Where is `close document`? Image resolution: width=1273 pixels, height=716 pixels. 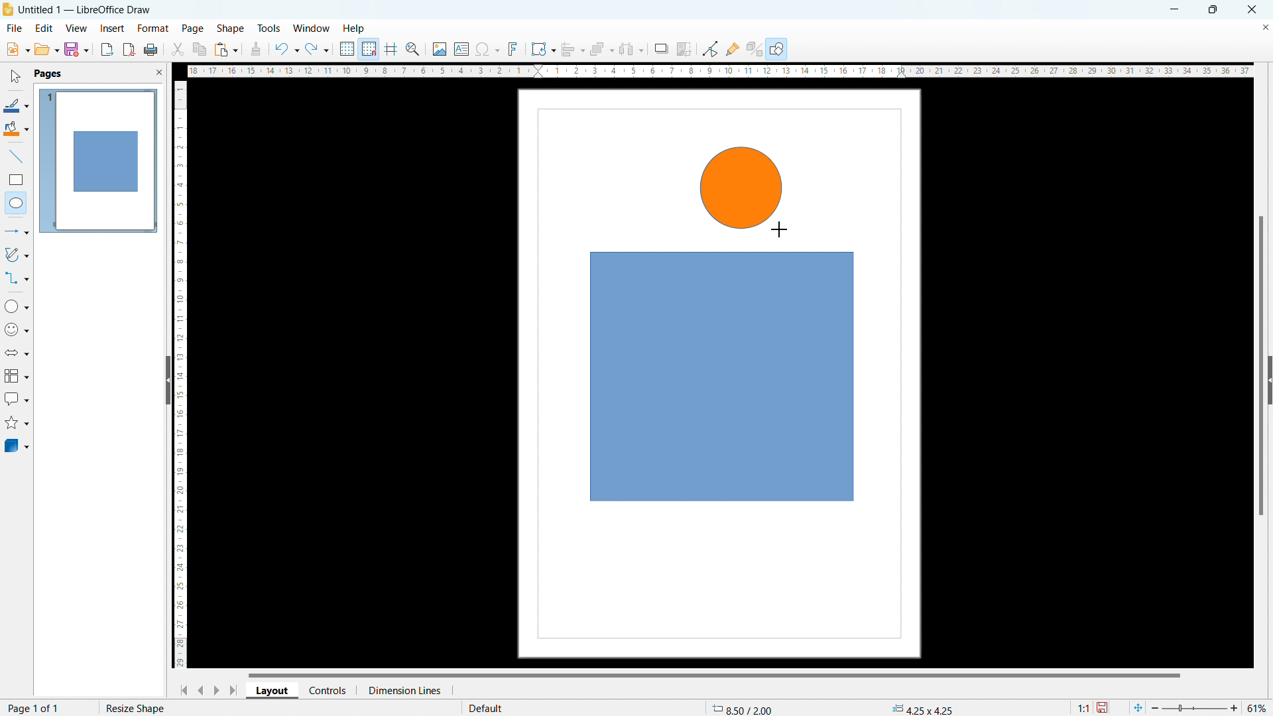 close document is located at coordinates (1265, 27).